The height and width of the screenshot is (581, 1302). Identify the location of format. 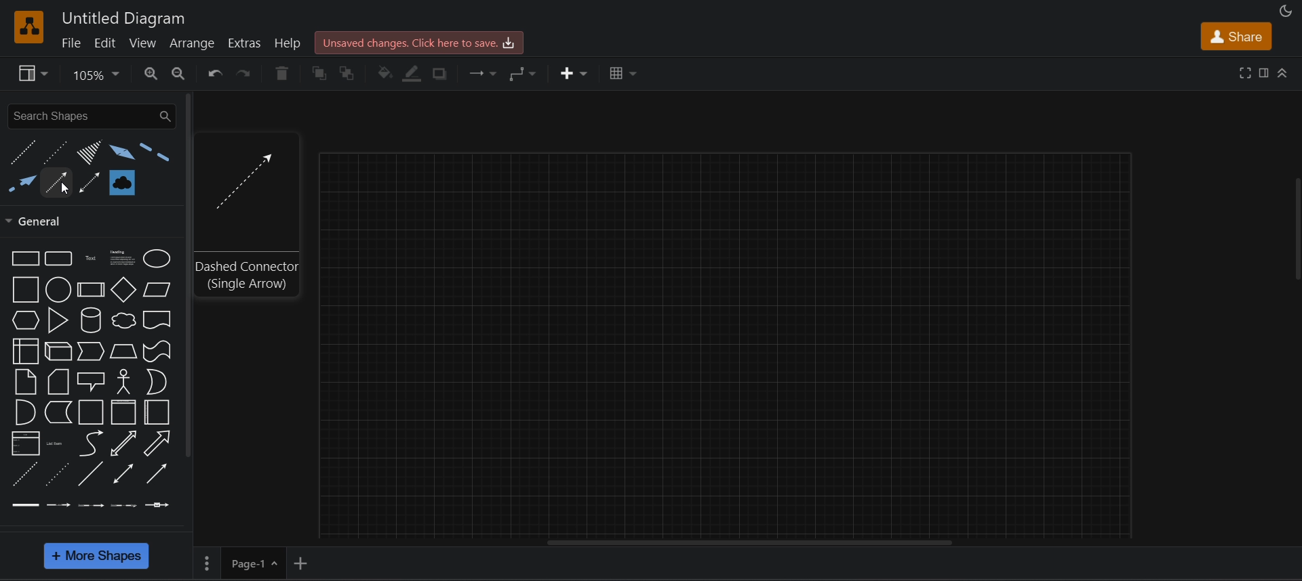
(1265, 72).